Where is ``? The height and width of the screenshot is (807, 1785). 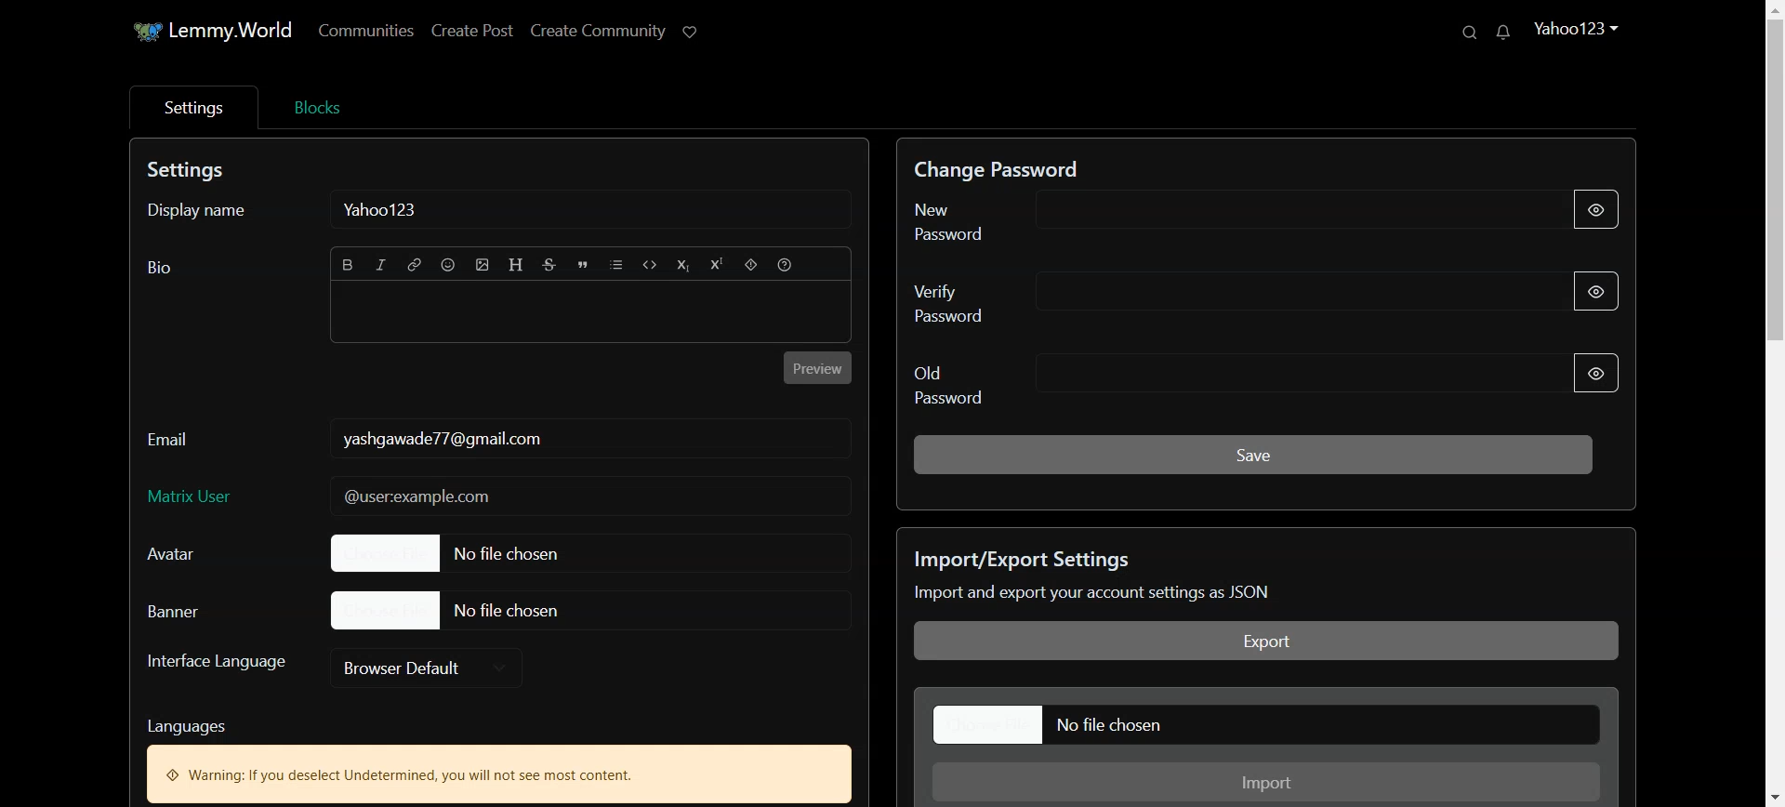  is located at coordinates (1514, 33).